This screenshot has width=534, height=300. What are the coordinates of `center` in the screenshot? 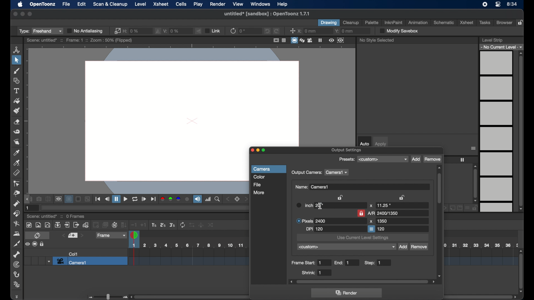 It's located at (293, 31).